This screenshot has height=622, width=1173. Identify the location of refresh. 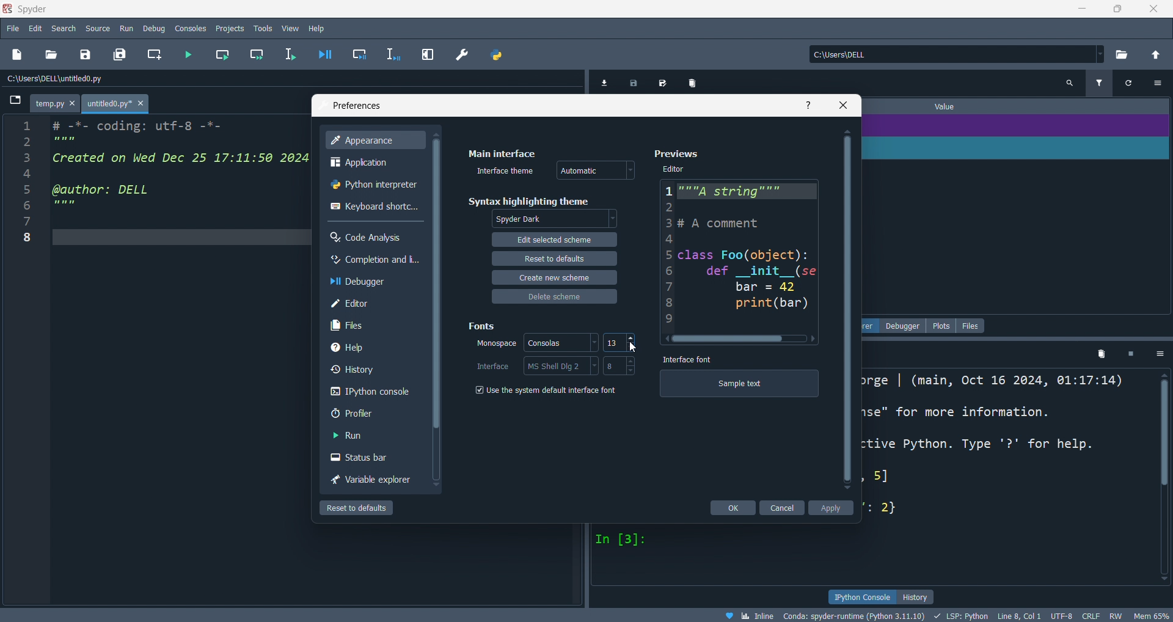
(1131, 86).